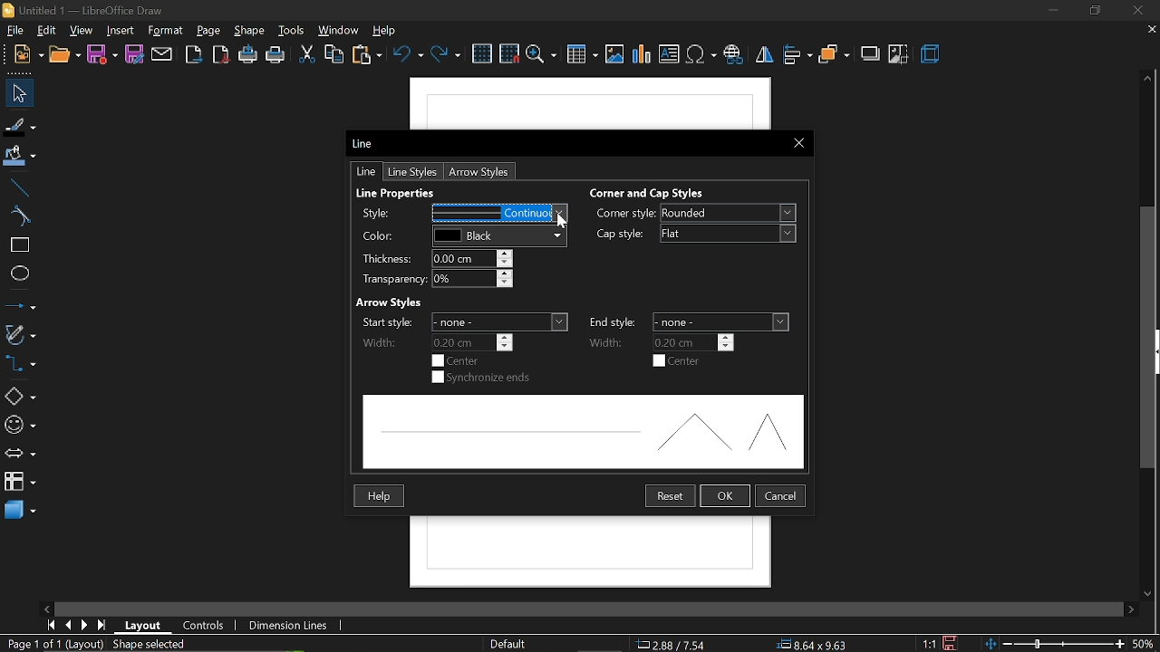 Image resolution: width=1160 pixels, height=652 pixels. Describe the element at coordinates (368, 144) in the screenshot. I see `Line` at that location.